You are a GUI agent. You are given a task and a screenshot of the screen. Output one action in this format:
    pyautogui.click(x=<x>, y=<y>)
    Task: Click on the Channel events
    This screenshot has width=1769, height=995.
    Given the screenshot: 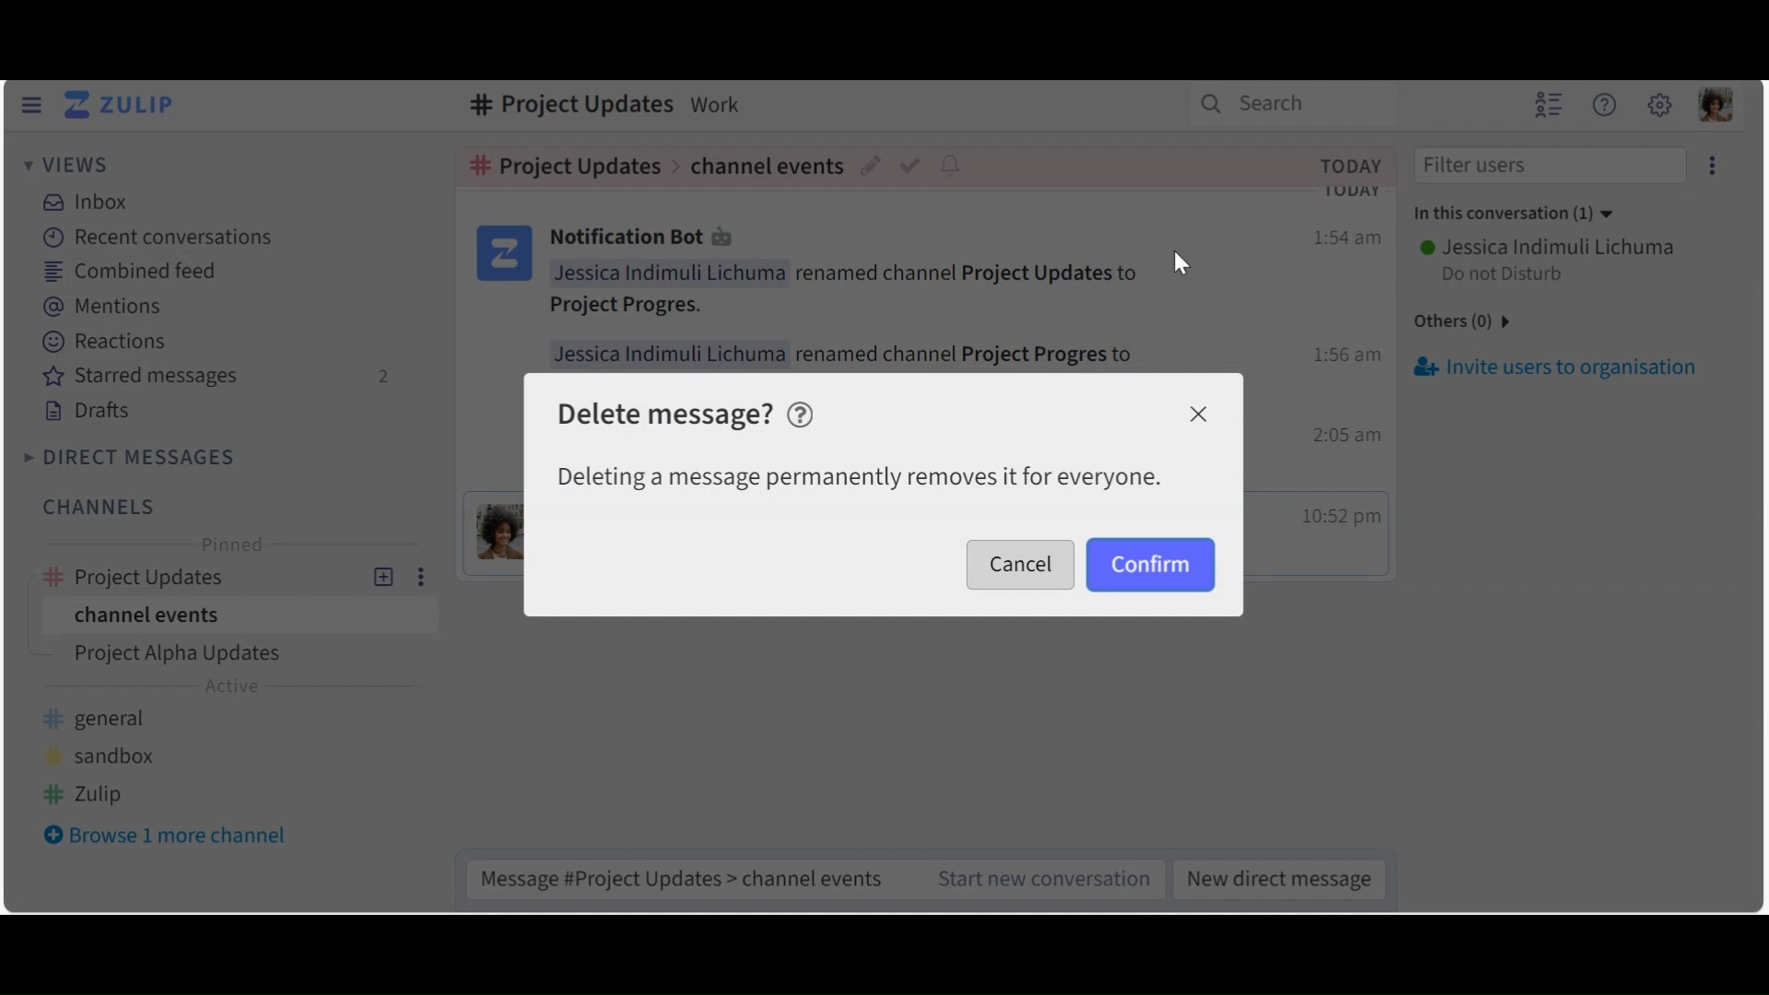 What is the action you would take?
    pyautogui.click(x=234, y=616)
    